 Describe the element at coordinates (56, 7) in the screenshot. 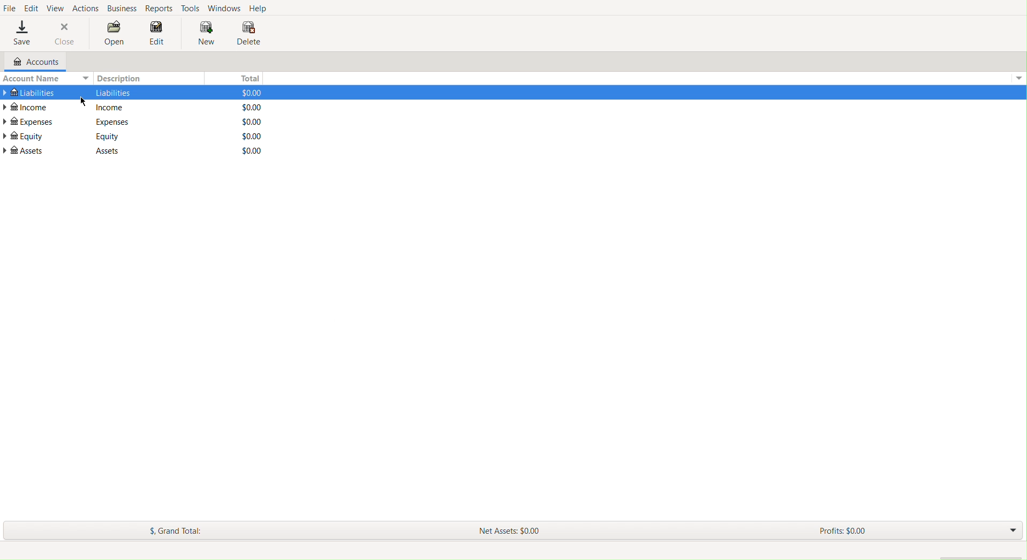

I see `View` at that location.